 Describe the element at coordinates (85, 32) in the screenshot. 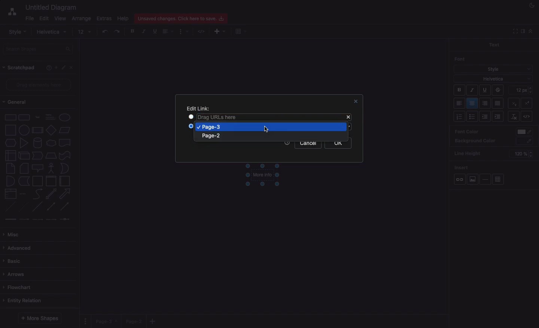

I see `12` at that location.